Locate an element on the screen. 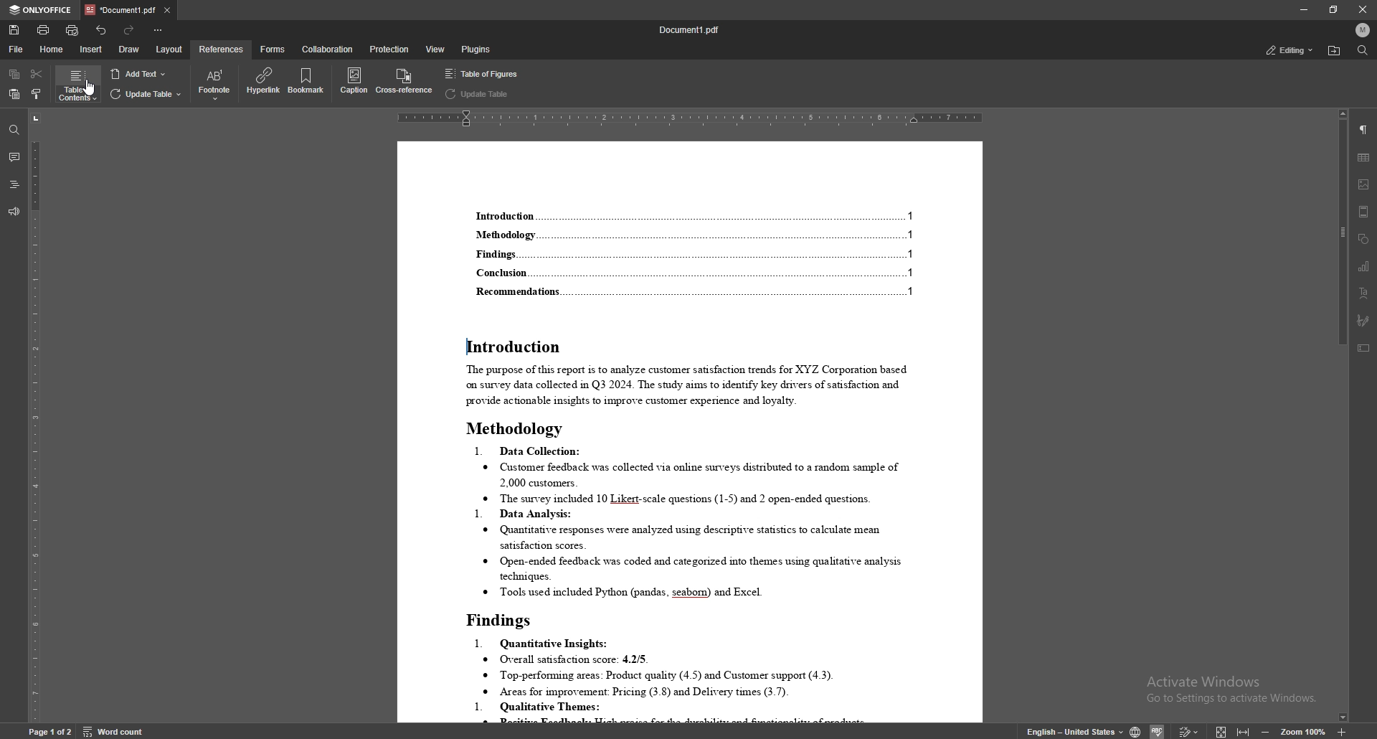 The image size is (1377, 739). close is located at coordinates (170, 9).